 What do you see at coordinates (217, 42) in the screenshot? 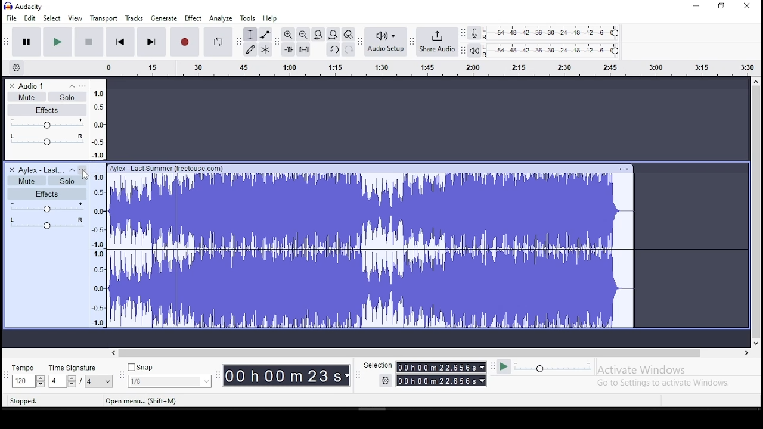
I see `enable/disable looping` at bounding box center [217, 42].